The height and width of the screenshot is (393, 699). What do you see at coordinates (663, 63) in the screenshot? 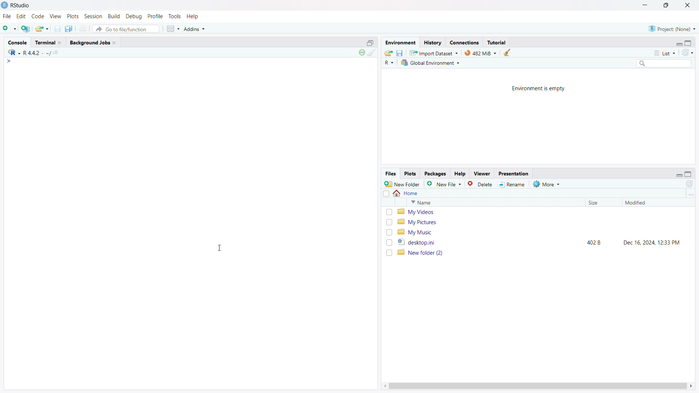
I see `search` at bounding box center [663, 63].